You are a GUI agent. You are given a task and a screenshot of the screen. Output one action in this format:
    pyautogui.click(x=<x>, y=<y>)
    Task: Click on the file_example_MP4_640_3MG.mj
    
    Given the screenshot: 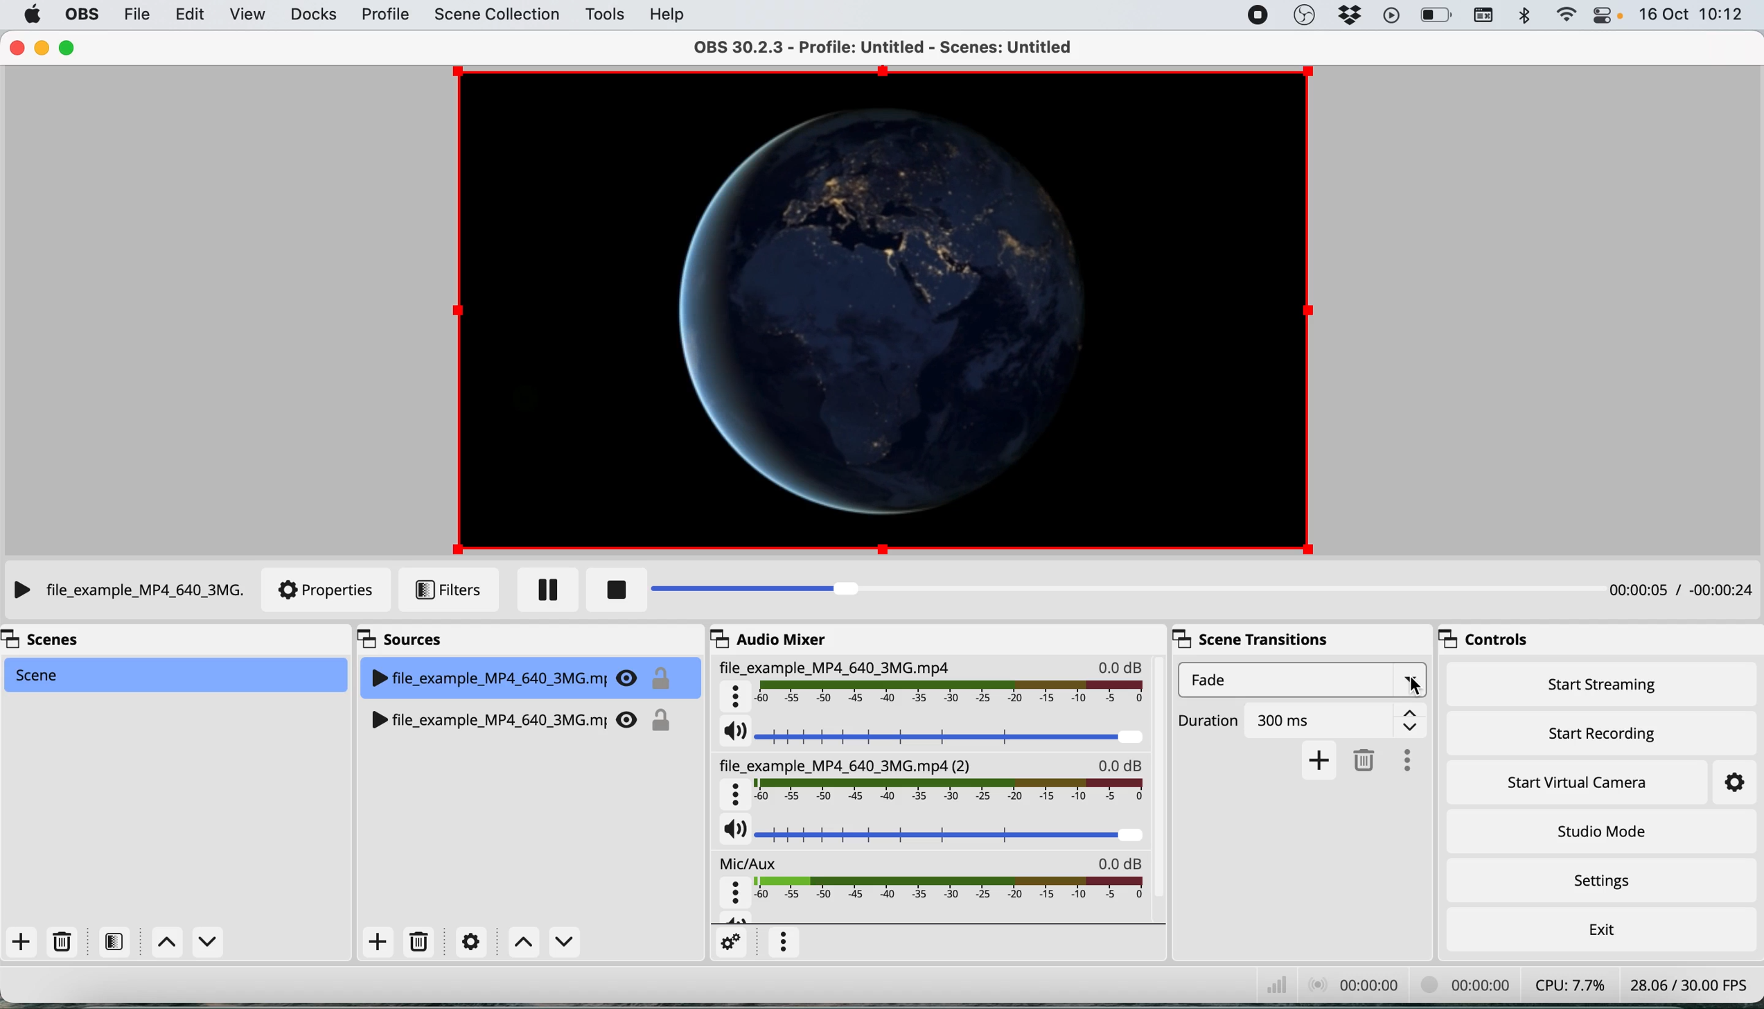 What is the action you would take?
    pyautogui.click(x=527, y=728)
    